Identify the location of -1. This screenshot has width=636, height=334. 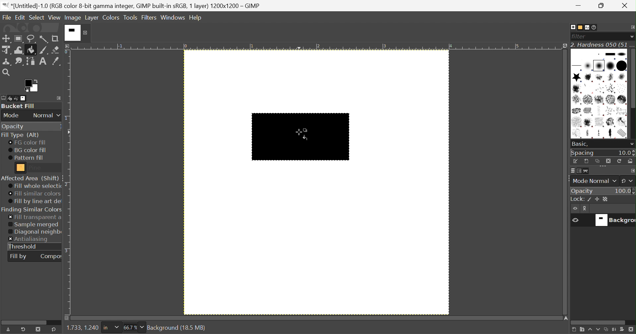
(119, 46).